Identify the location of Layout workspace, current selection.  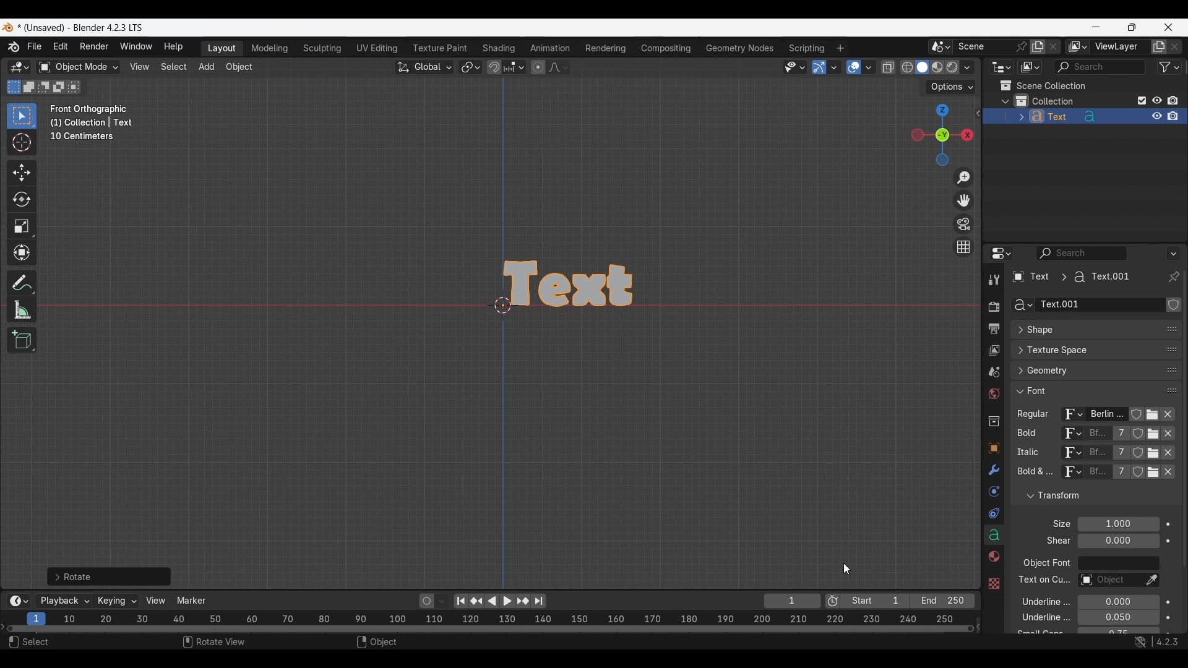
(222, 49).